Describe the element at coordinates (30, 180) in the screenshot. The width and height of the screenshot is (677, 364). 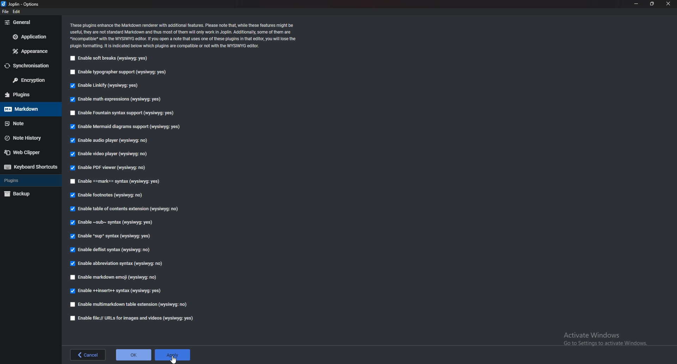
I see `plugins` at that location.